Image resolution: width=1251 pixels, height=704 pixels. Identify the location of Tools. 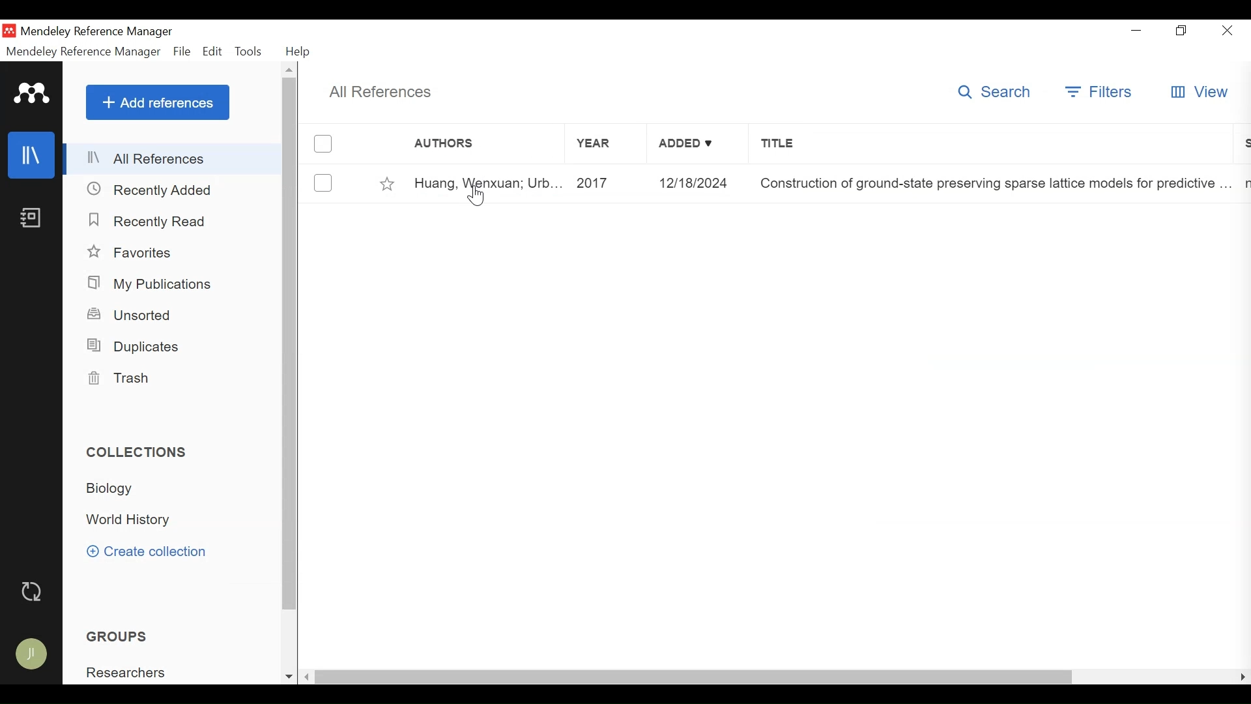
(251, 51).